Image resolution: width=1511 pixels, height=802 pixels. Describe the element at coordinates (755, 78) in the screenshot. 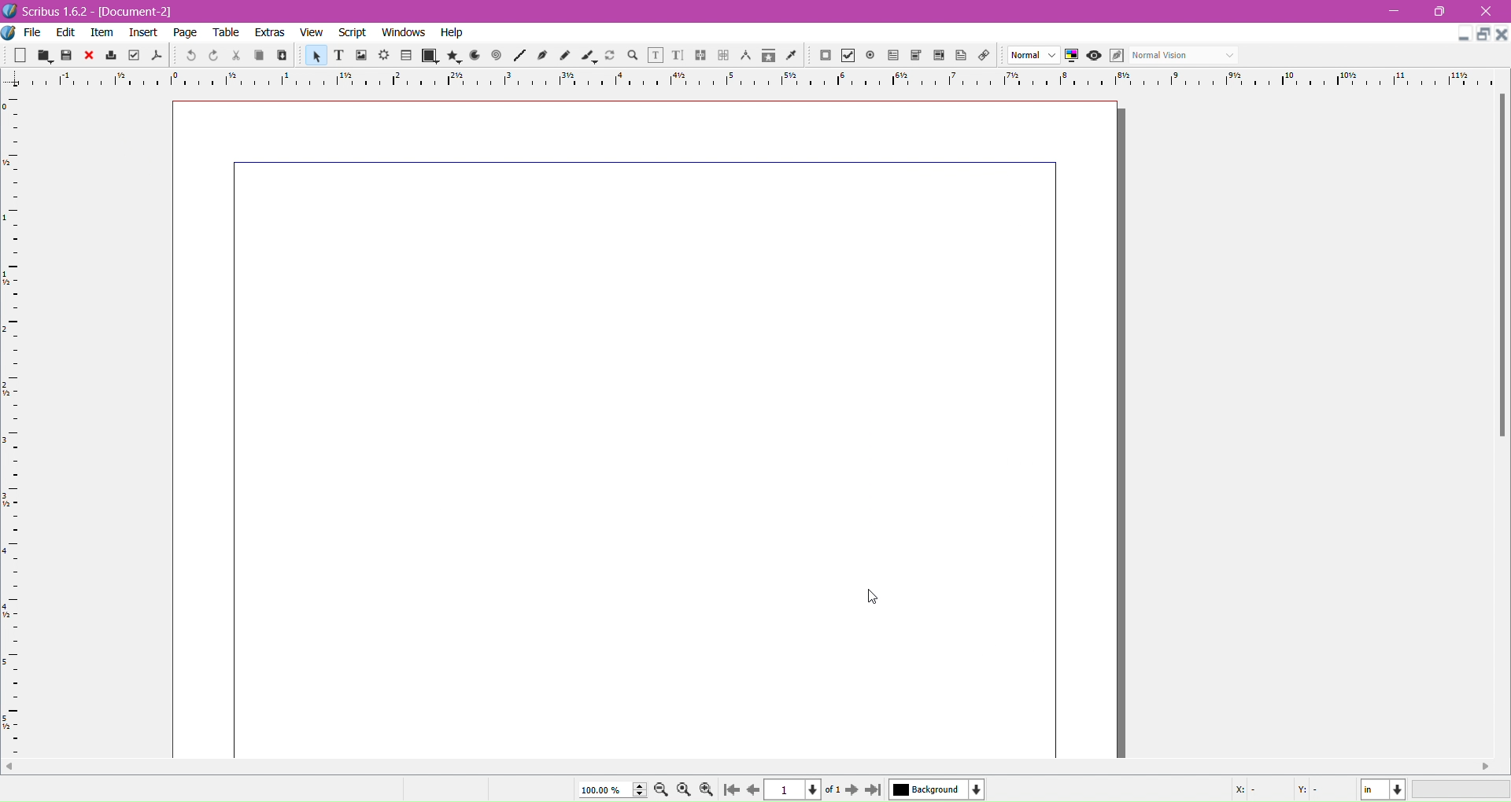

I see `top scale` at that location.